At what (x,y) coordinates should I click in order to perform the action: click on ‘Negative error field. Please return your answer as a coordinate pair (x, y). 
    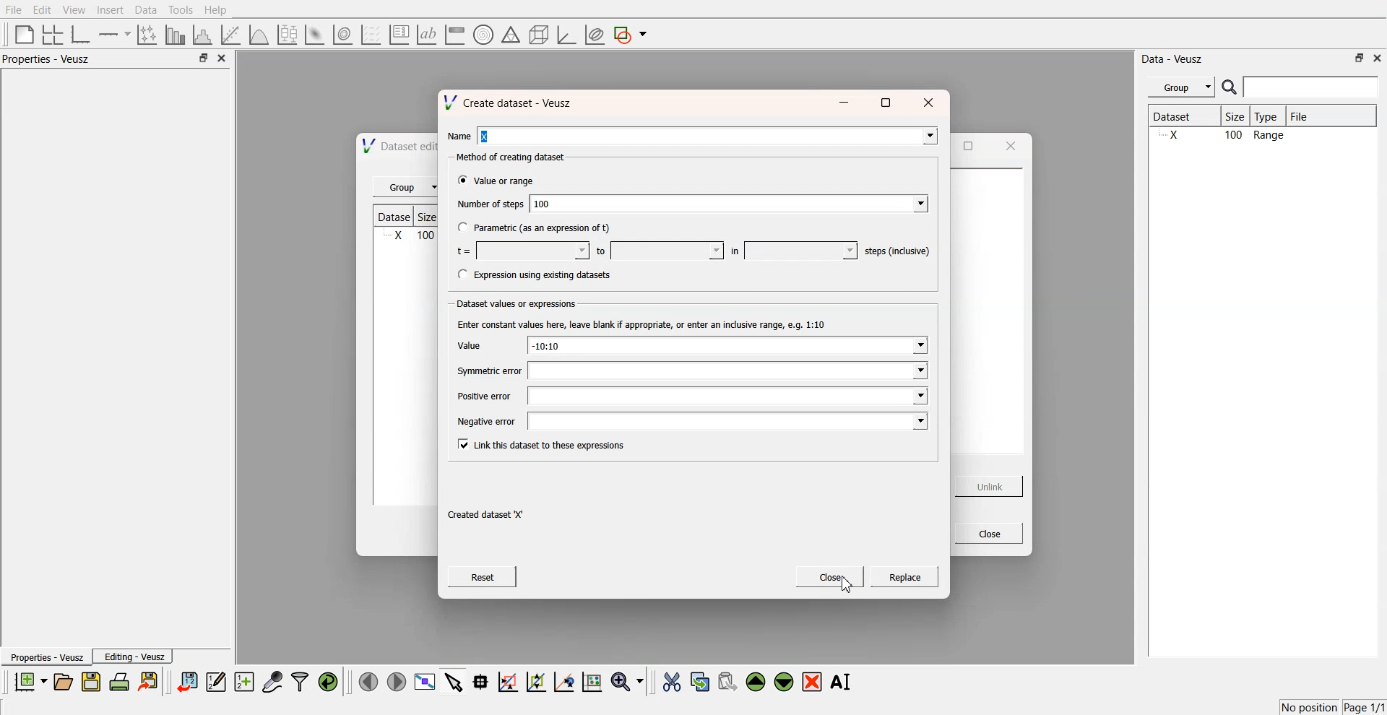
    Looking at the image, I should click on (727, 422).